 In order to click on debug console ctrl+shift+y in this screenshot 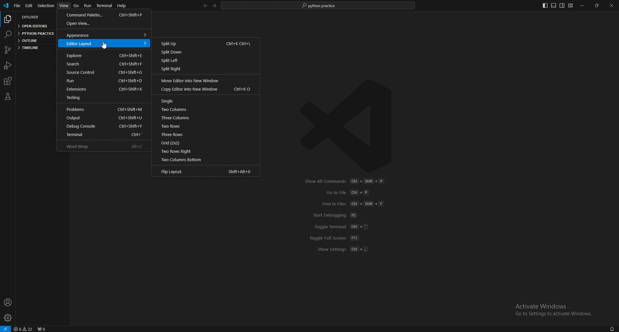, I will do `click(103, 126)`.